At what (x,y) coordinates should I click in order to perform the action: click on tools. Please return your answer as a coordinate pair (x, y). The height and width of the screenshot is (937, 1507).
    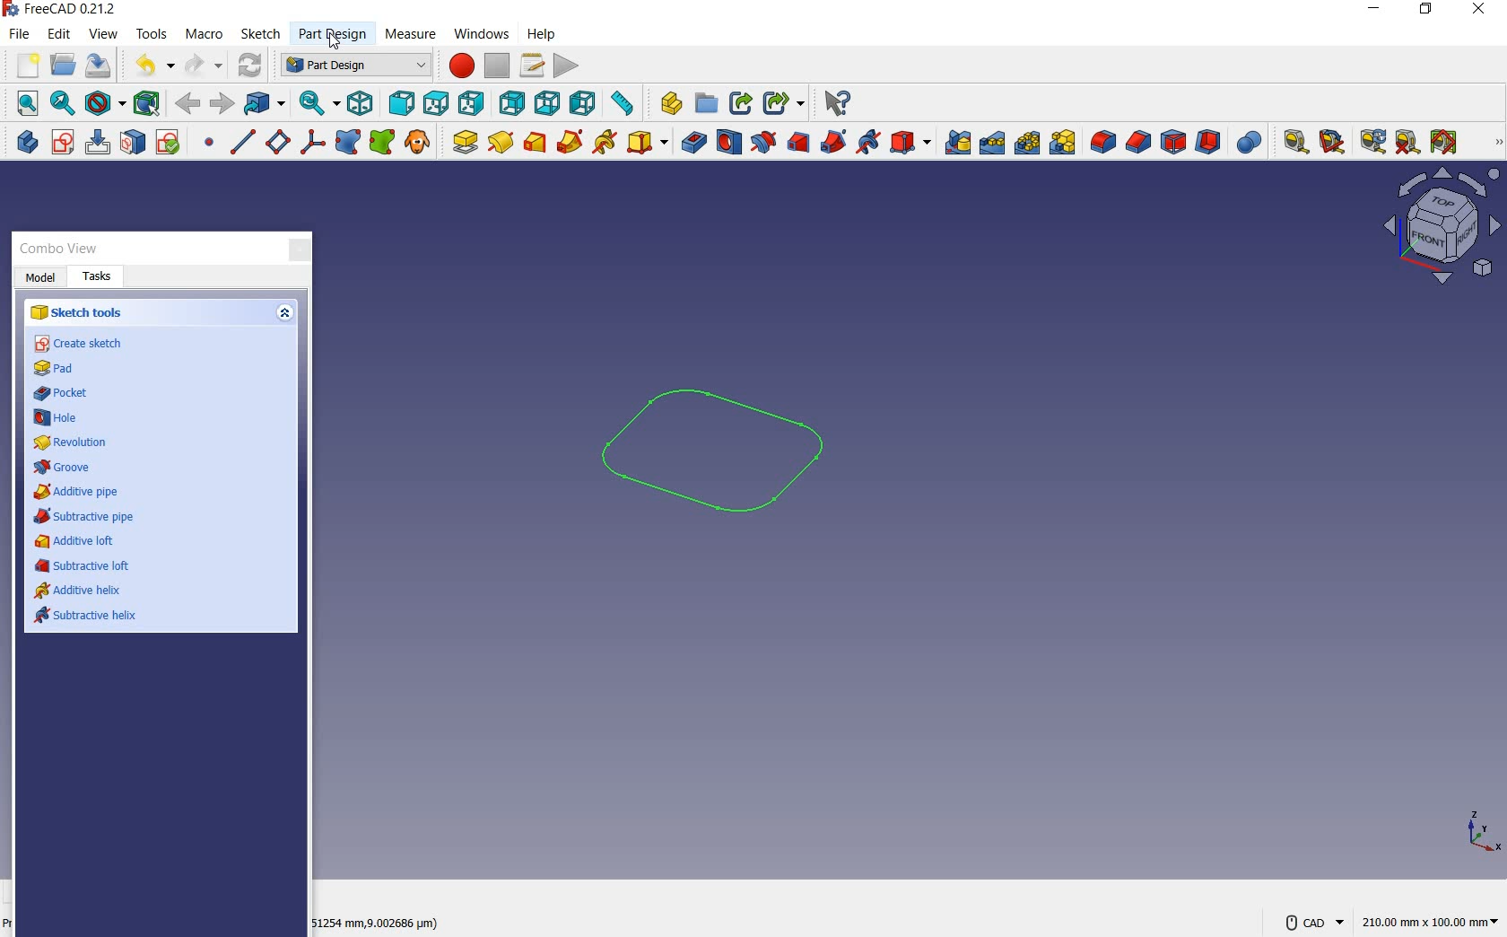
    Looking at the image, I should click on (154, 36).